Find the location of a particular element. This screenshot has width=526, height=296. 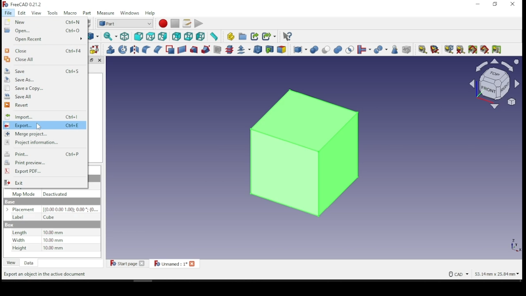

bottom is located at coordinates (188, 37).